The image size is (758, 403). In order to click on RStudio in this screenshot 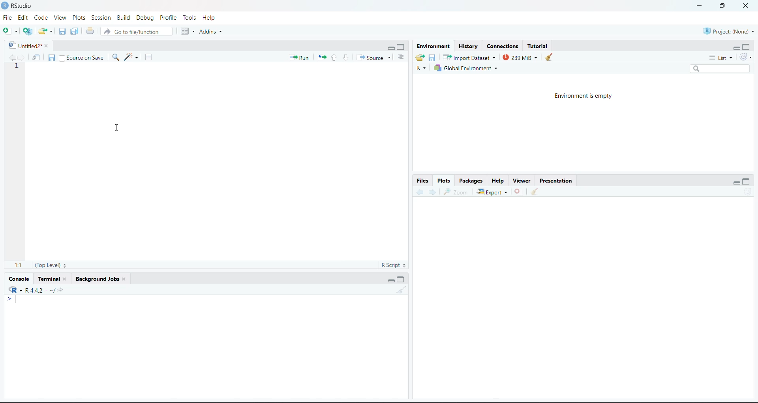, I will do `click(18, 6)`.